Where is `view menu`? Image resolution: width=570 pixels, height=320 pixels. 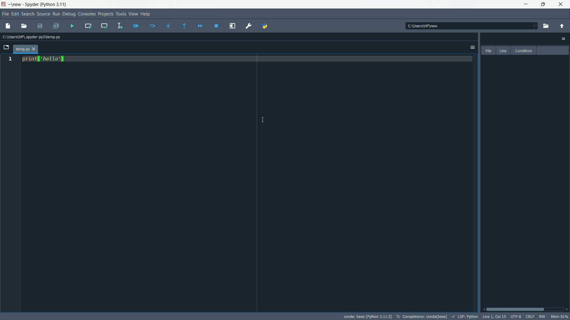
view menu is located at coordinates (133, 14).